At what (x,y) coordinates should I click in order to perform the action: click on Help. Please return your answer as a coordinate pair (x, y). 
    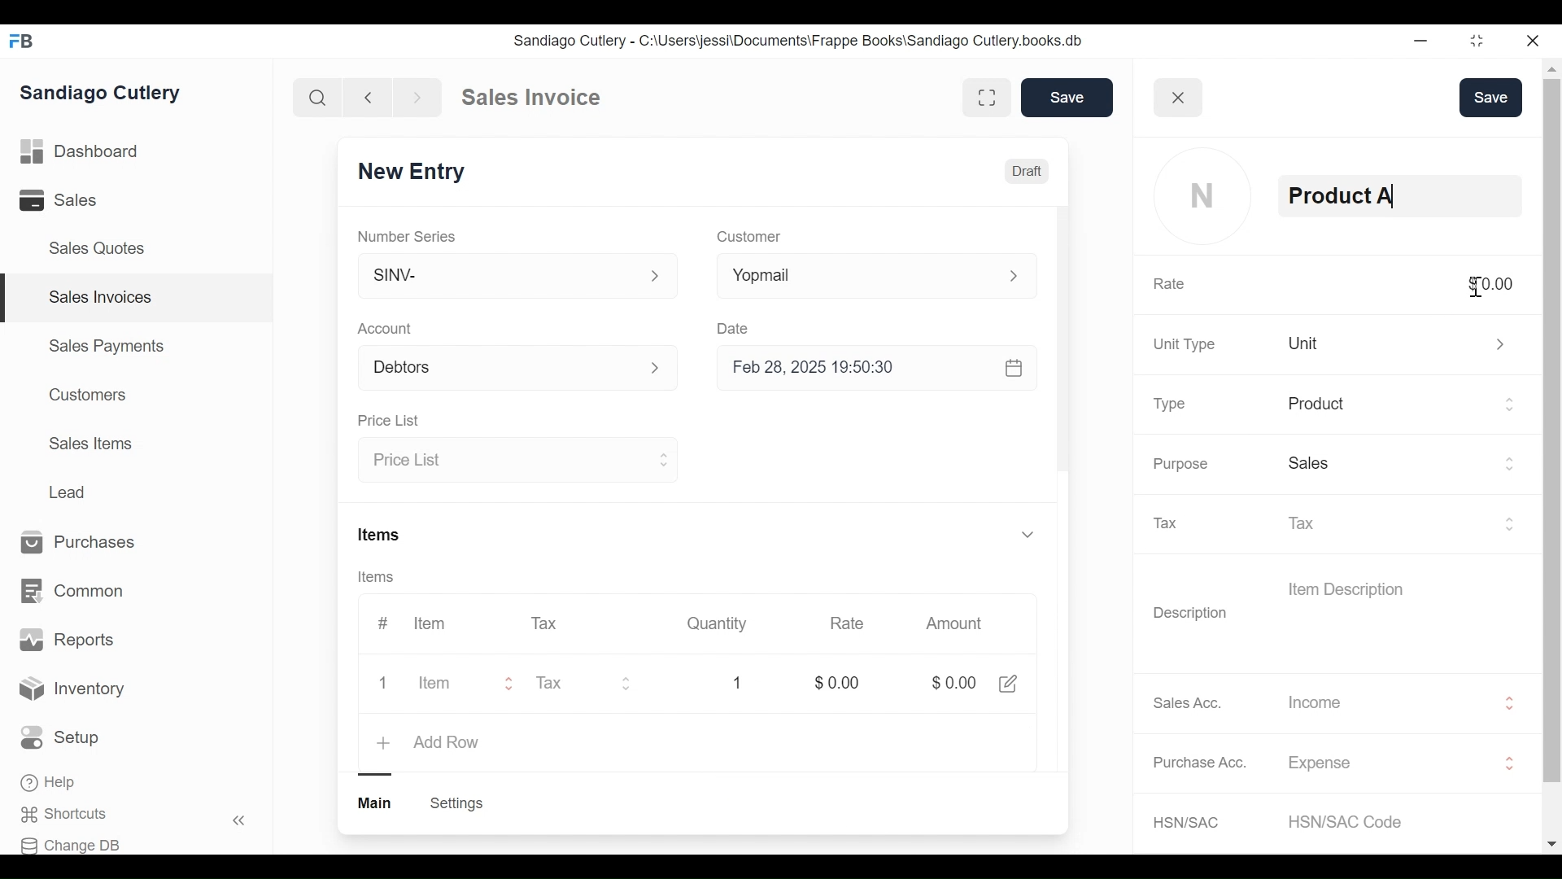
    Looking at the image, I should click on (50, 782).